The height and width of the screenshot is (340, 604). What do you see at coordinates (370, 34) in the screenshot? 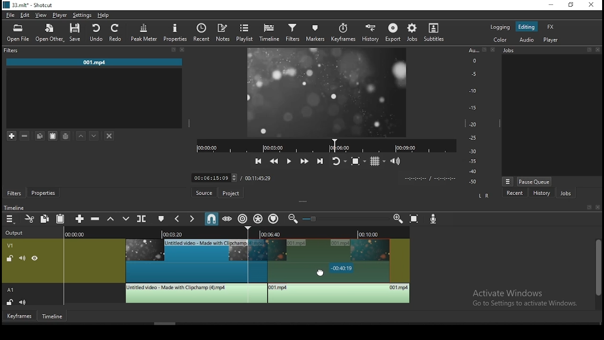
I see `history` at bounding box center [370, 34].